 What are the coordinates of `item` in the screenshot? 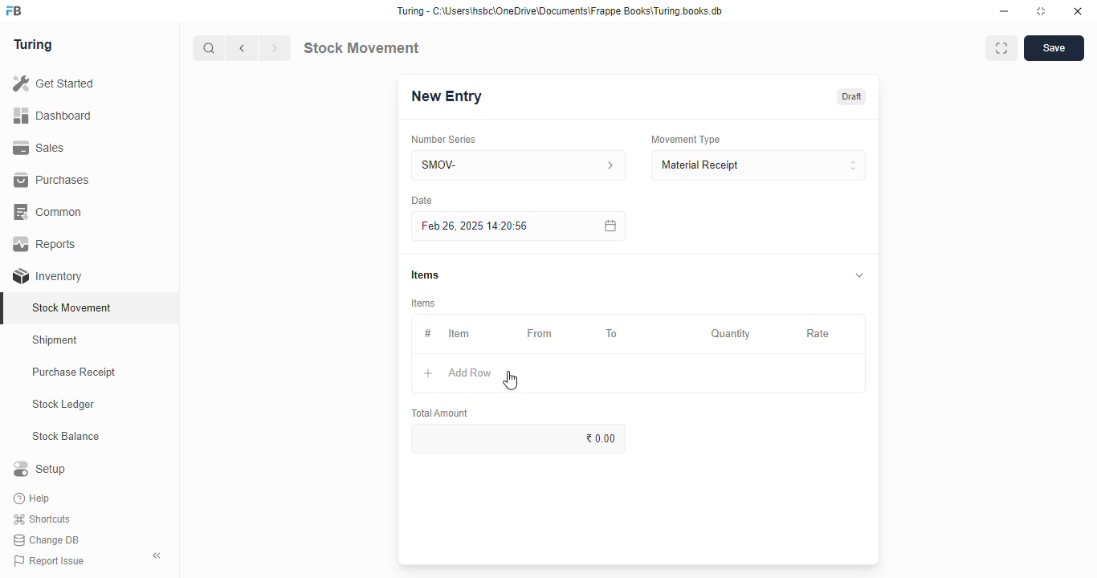 It's located at (459, 333).